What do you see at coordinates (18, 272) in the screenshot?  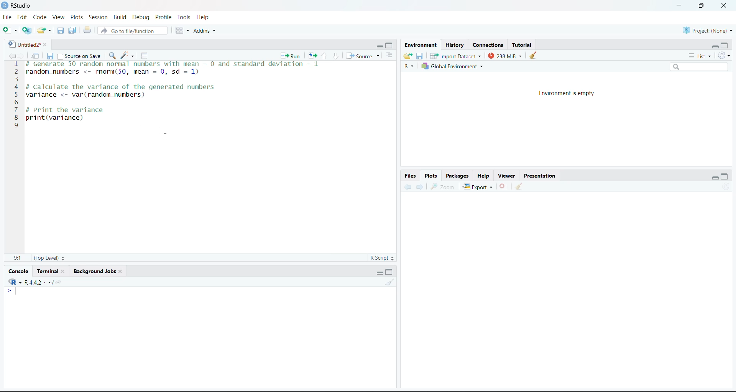 I see `Console` at bounding box center [18, 272].